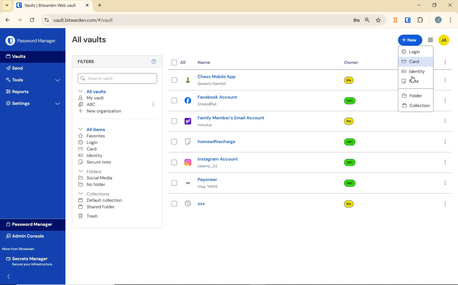 This screenshot has height=285, width=458. What do you see at coordinates (408, 20) in the screenshot?
I see `BITWARDEN` at bounding box center [408, 20].